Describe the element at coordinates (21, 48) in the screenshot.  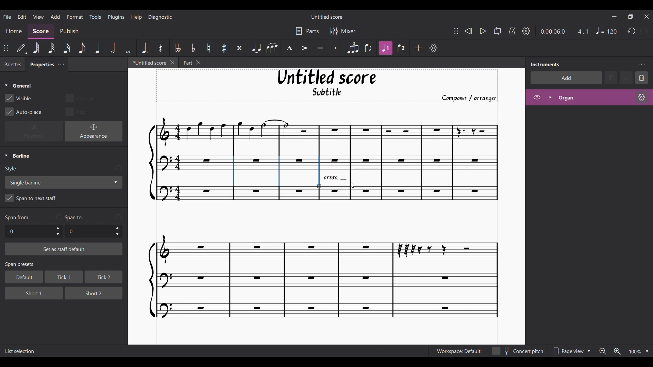
I see `Default` at that location.